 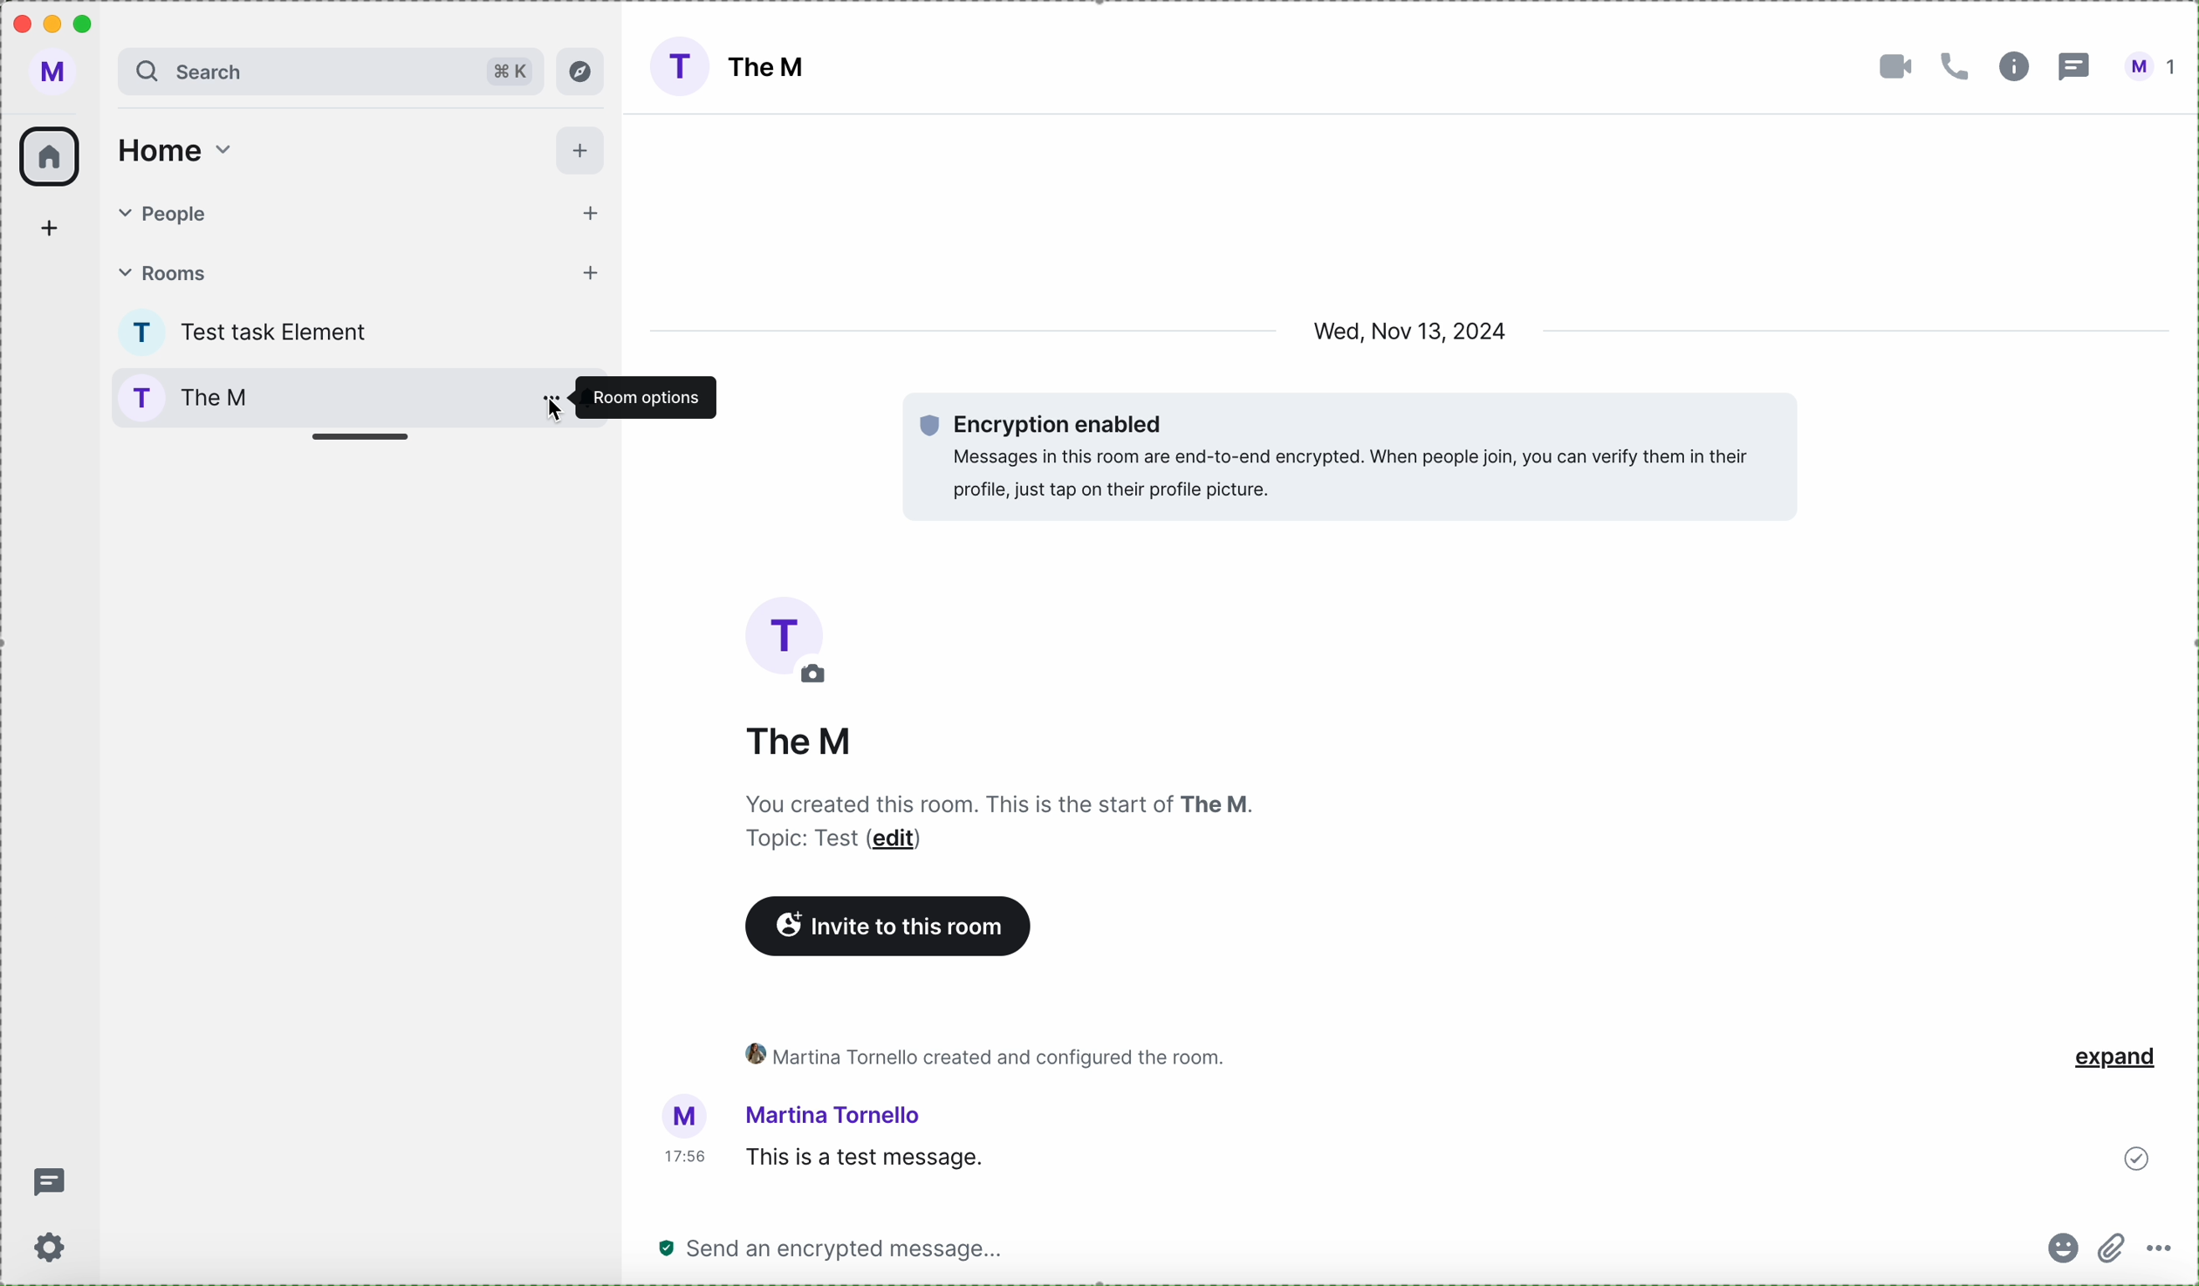 I want to click on user, so click(x=2147, y=67).